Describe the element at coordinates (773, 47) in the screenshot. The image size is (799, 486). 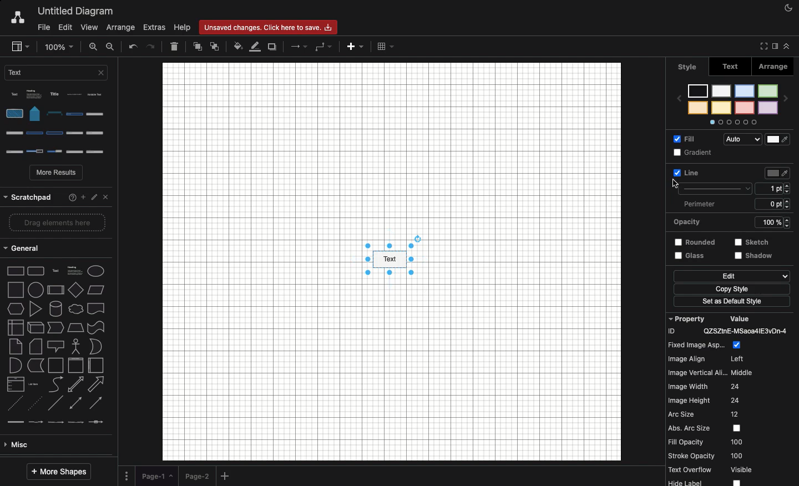
I see `Sidebar` at that location.